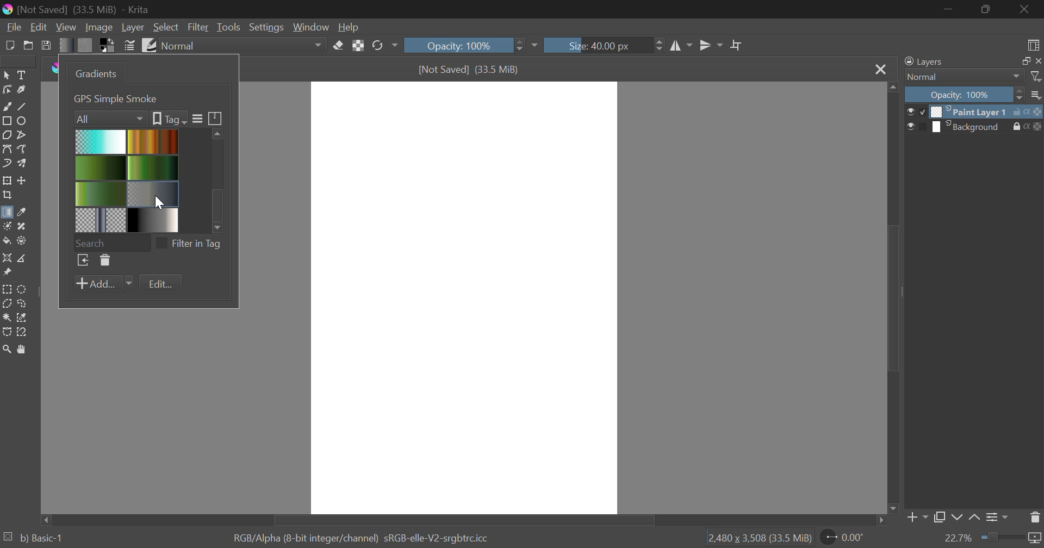 The width and height of the screenshot is (1044, 548). Describe the element at coordinates (22, 318) in the screenshot. I see `Similar Color Selection` at that location.